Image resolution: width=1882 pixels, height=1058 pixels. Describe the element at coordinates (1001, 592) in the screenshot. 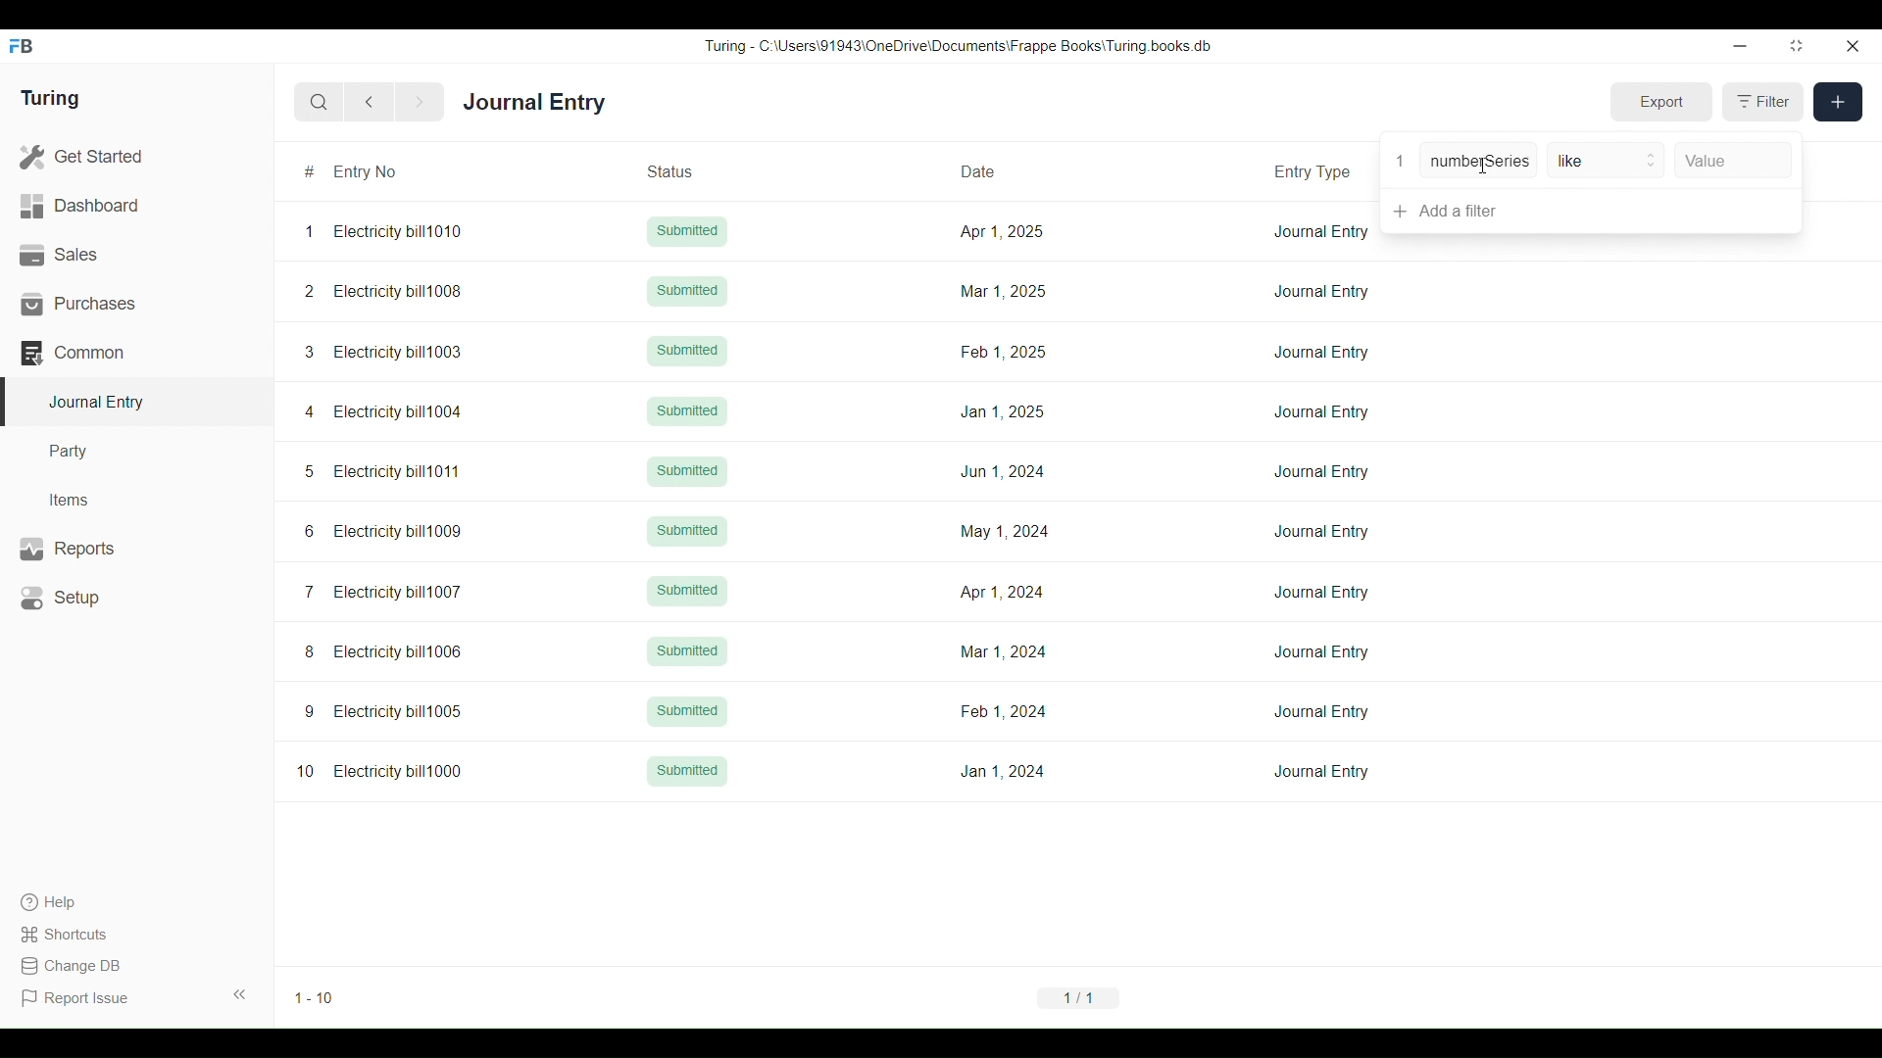

I see `Apr 1, 2024` at that location.